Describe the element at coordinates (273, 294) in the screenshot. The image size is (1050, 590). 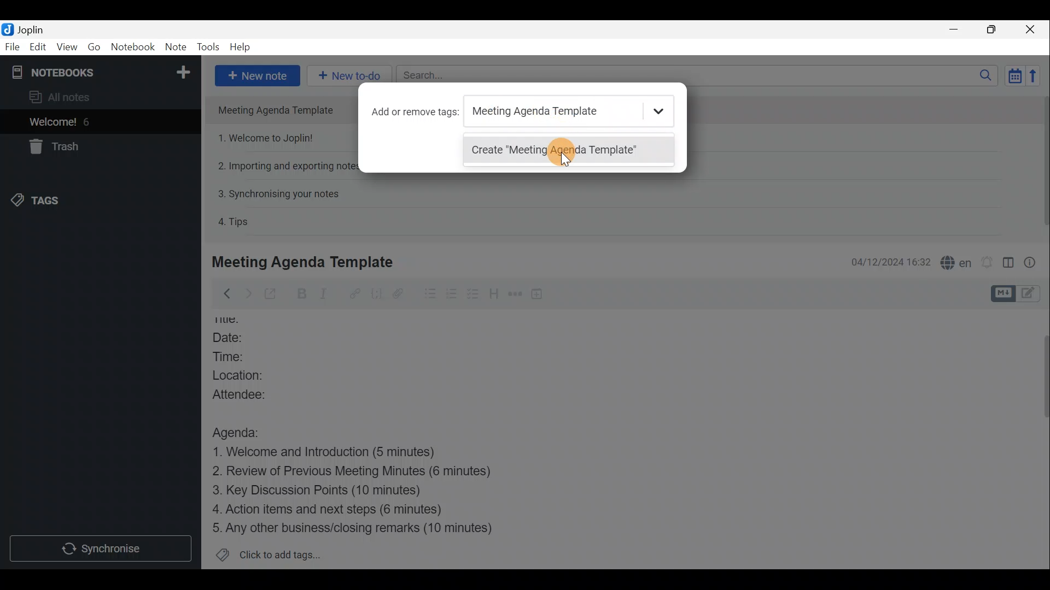
I see `Toggle external editing` at that location.